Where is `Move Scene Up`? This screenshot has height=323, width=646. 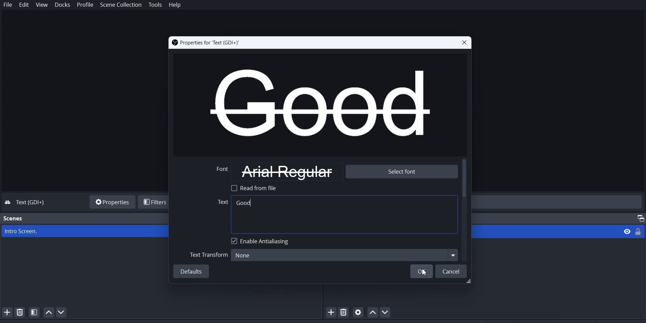 Move Scene Up is located at coordinates (49, 312).